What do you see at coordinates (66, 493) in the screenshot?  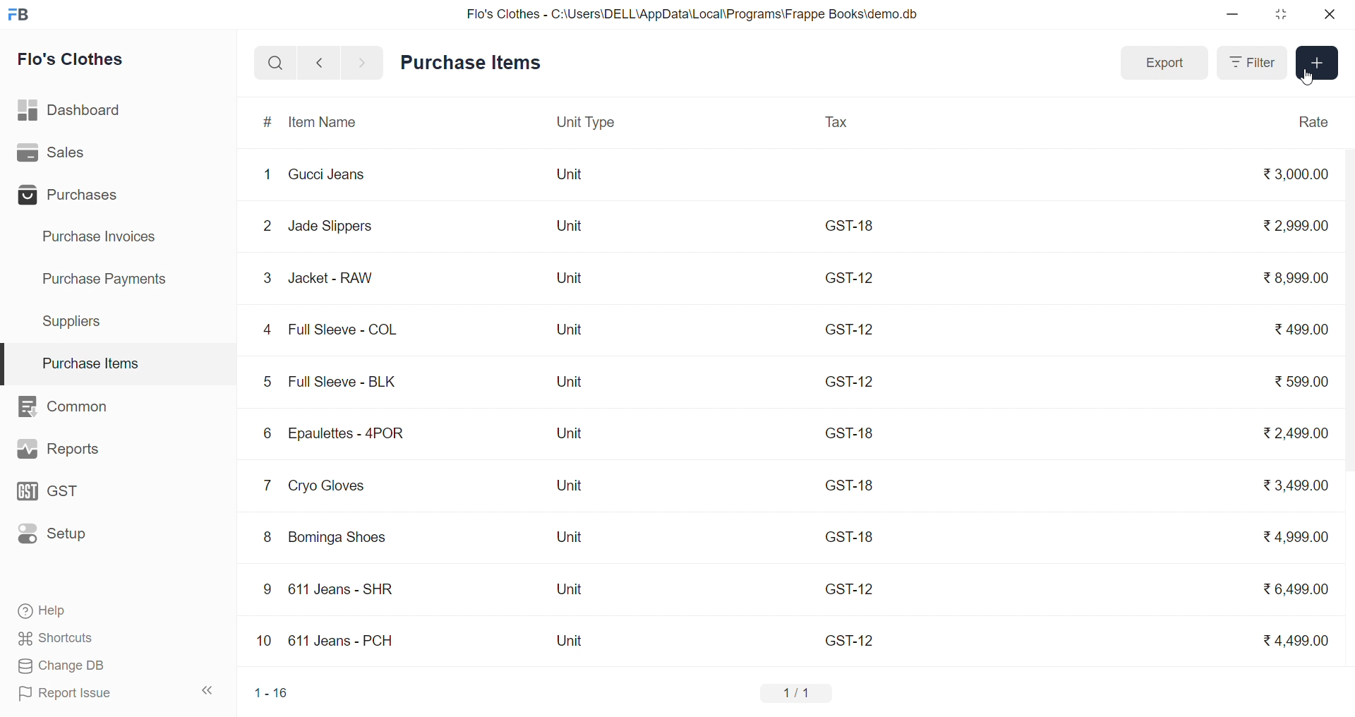 I see `GST` at bounding box center [66, 493].